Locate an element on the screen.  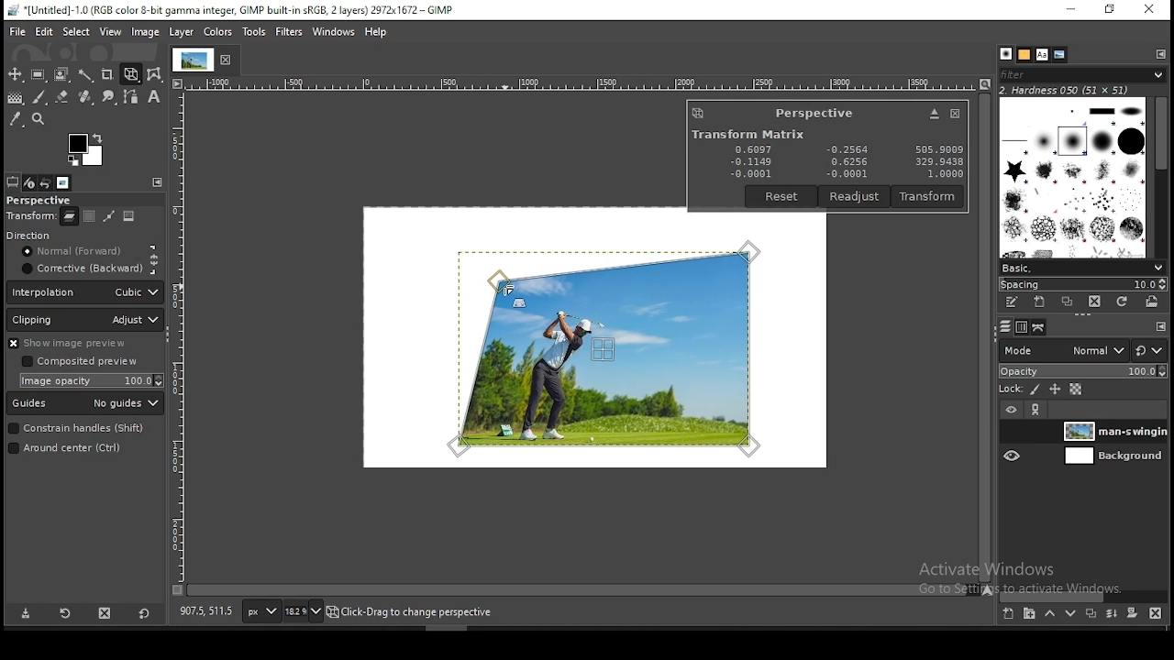
329.9438 is located at coordinates (940, 162).